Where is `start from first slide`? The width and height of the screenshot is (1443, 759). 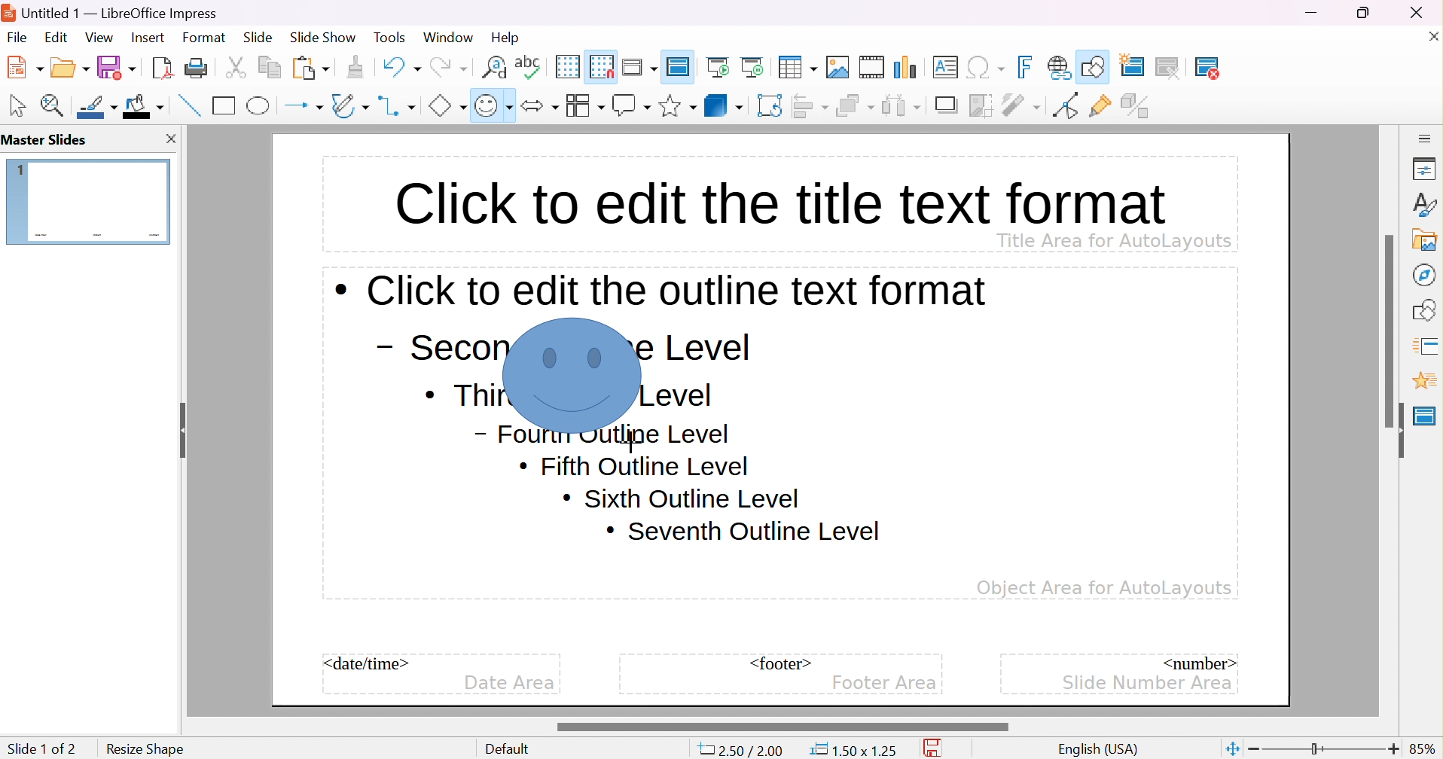
start from first slide is located at coordinates (720, 66).